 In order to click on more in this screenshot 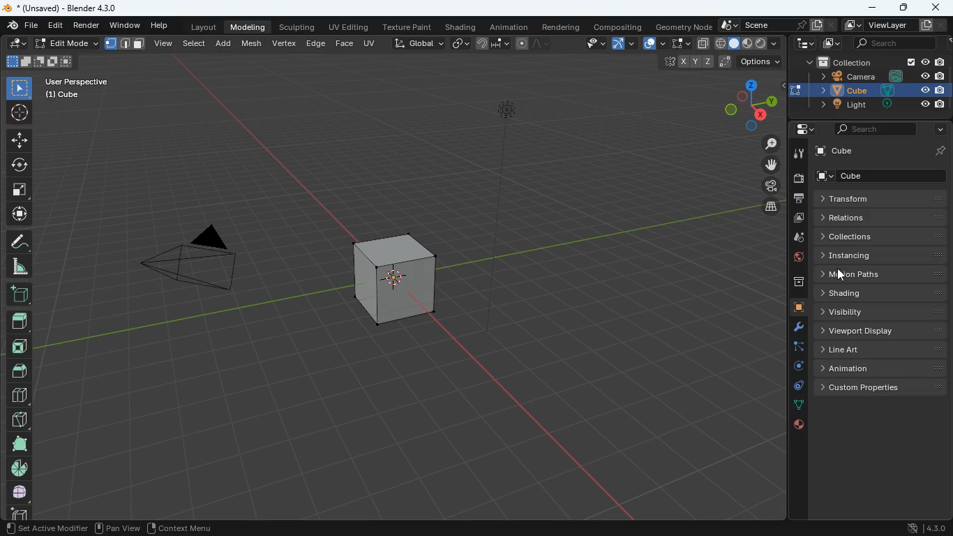, I will do `click(937, 130)`.